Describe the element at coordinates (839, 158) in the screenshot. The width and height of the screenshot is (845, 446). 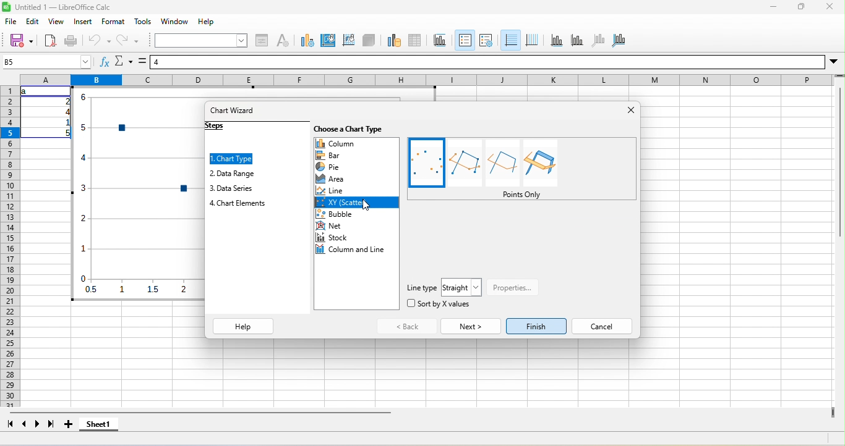
I see `vertical scroll bar` at that location.